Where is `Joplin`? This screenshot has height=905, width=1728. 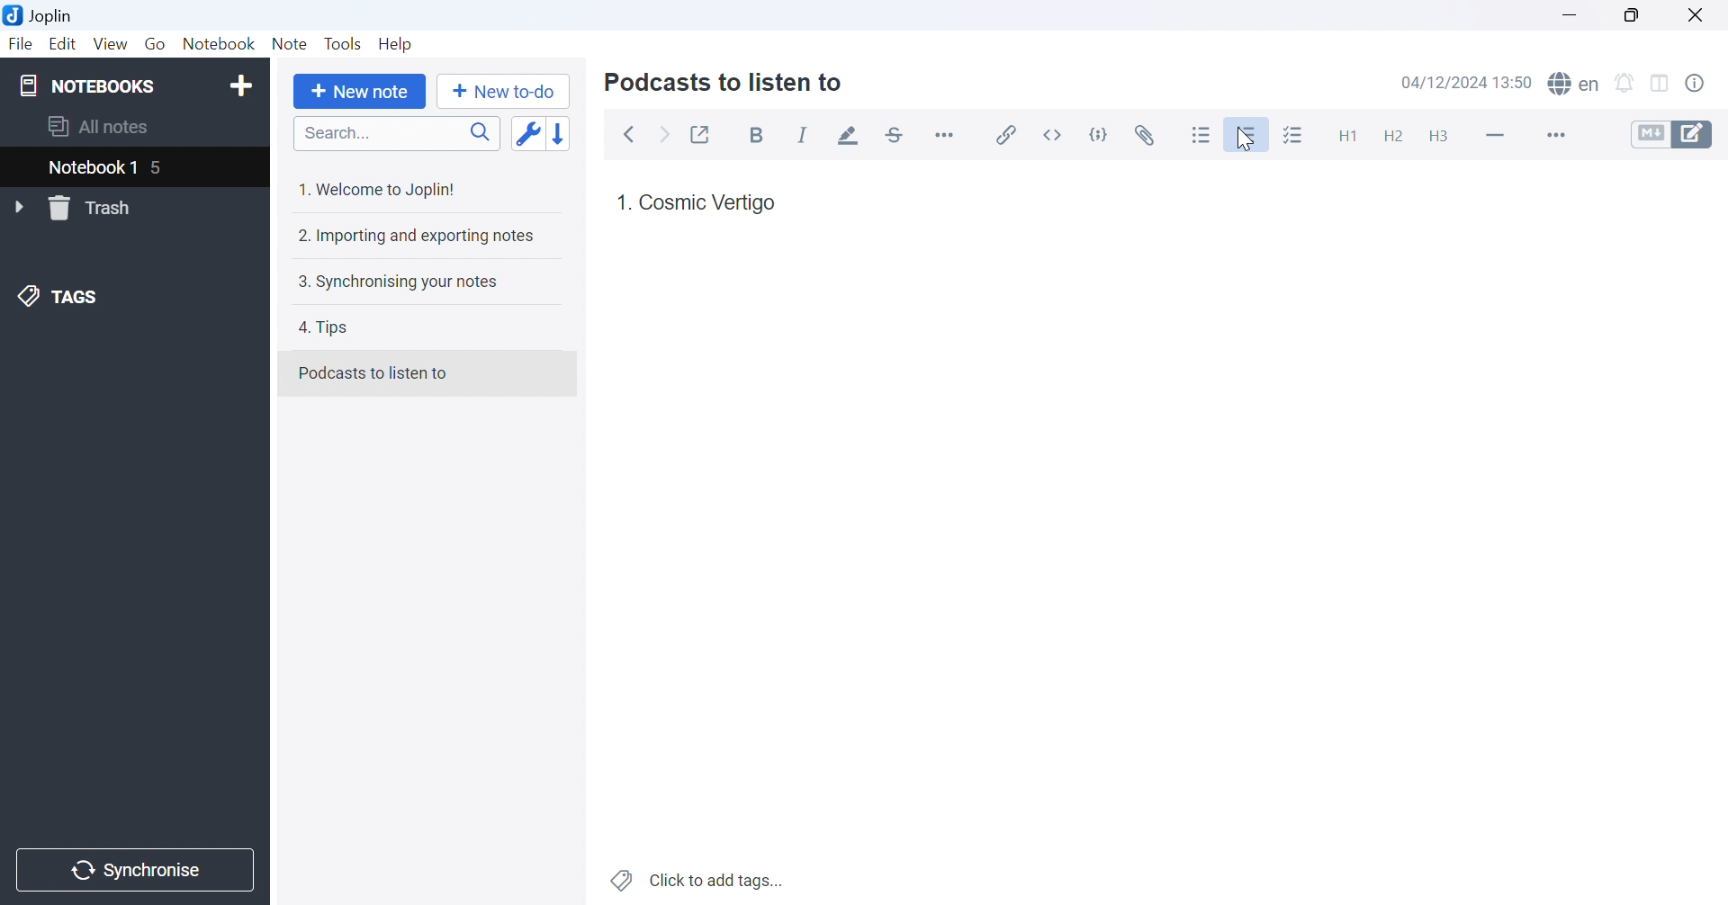
Joplin is located at coordinates (41, 14).